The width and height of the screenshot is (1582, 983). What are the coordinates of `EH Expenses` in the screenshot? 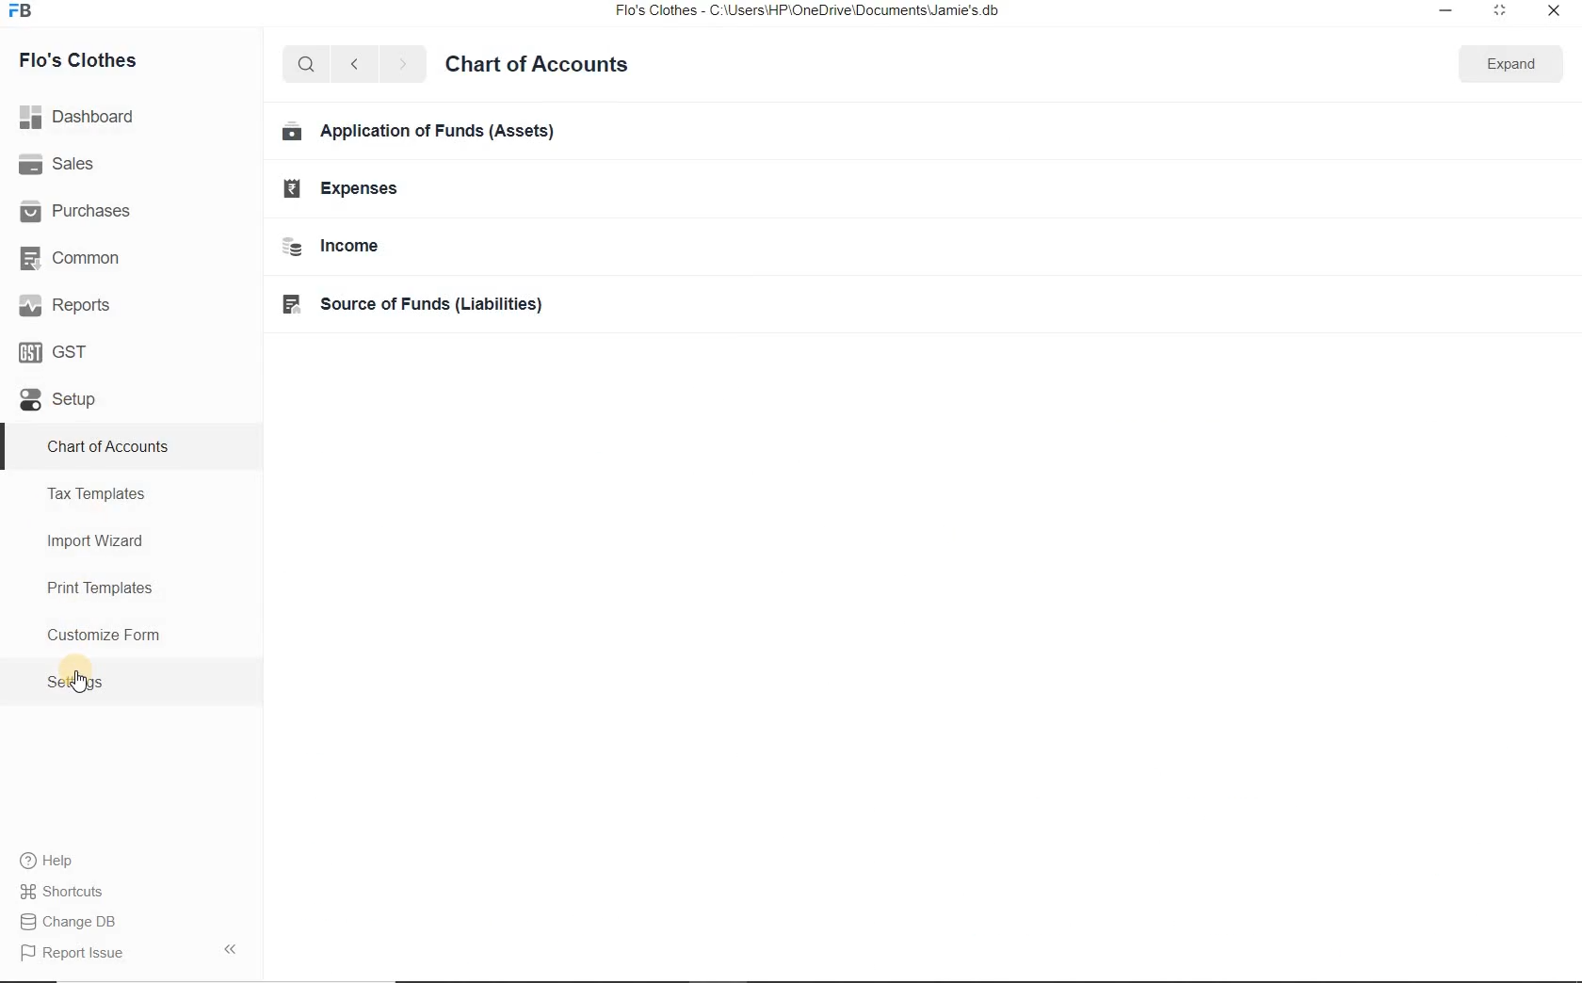 It's located at (339, 187).